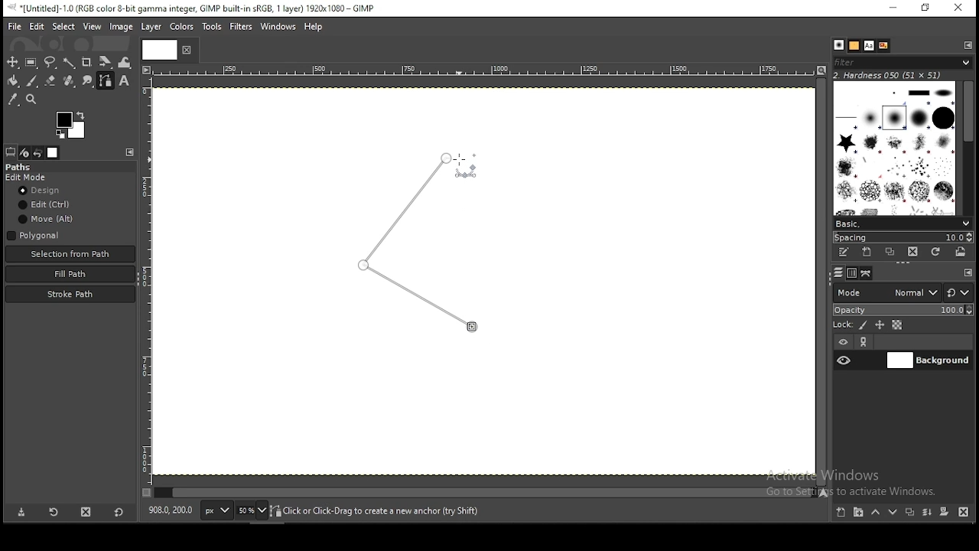 The width and height of the screenshot is (979, 551). I want to click on close window, so click(959, 8).